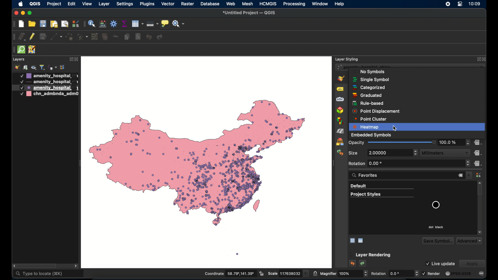 This screenshot has height=280, width=498. What do you see at coordinates (52, 67) in the screenshot?
I see `filter legend by expression` at bounding box center [52, 67].